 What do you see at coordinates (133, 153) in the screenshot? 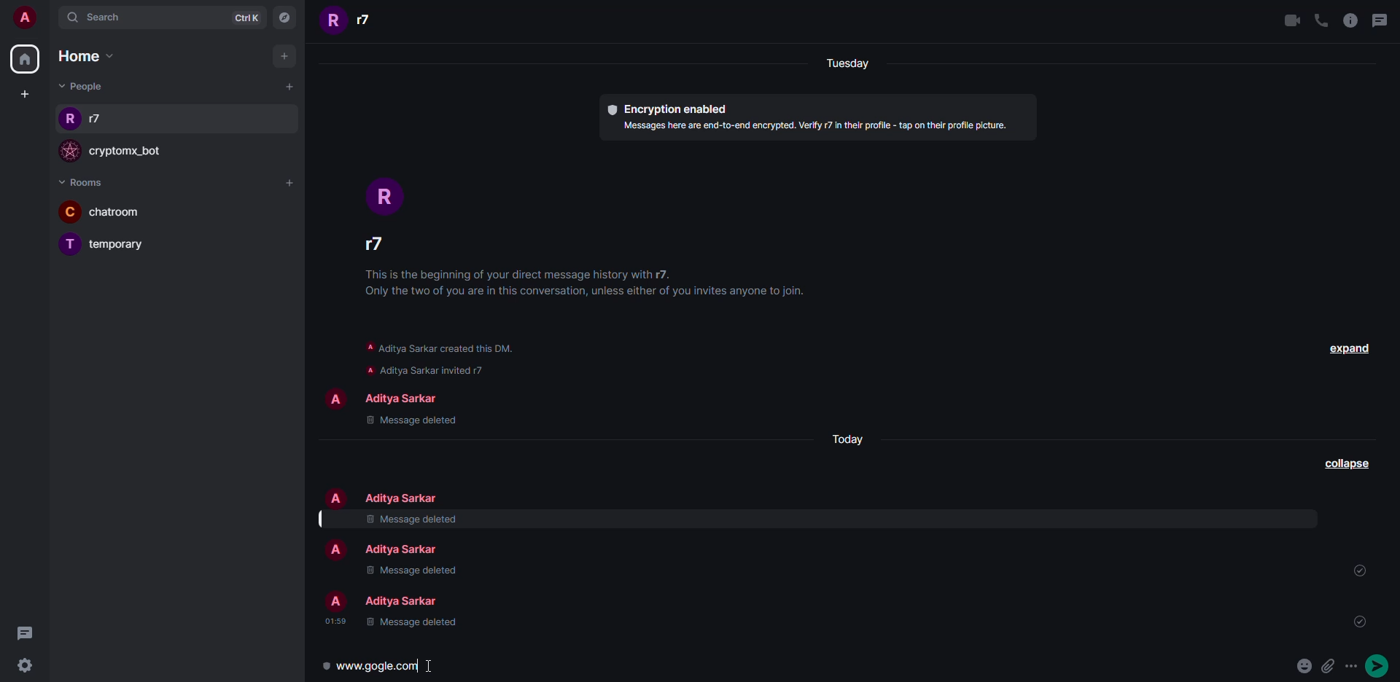
I see `bot` at bounding box center [133, 153].